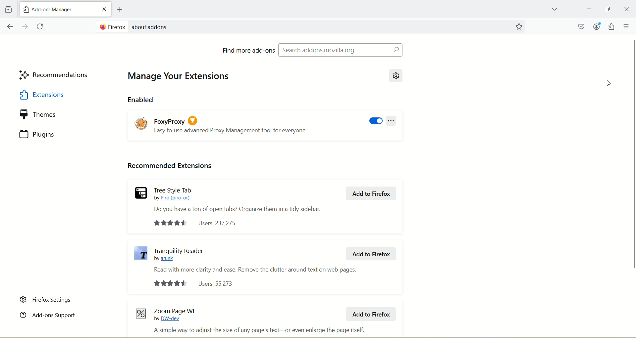  What do you see at coordinates (197, 223) in the screenshot?
I see `Users: 237275` at bounding box center [197, 223].